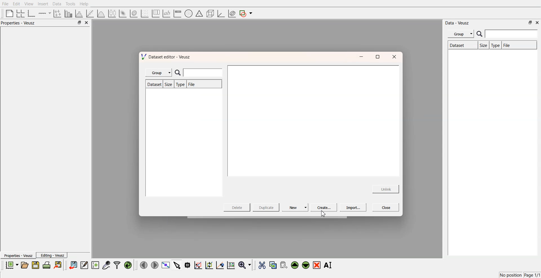  What do you see at coordinates (360, 56) in the screenshot?
I see `minimise` at bounding box center [360, 56].